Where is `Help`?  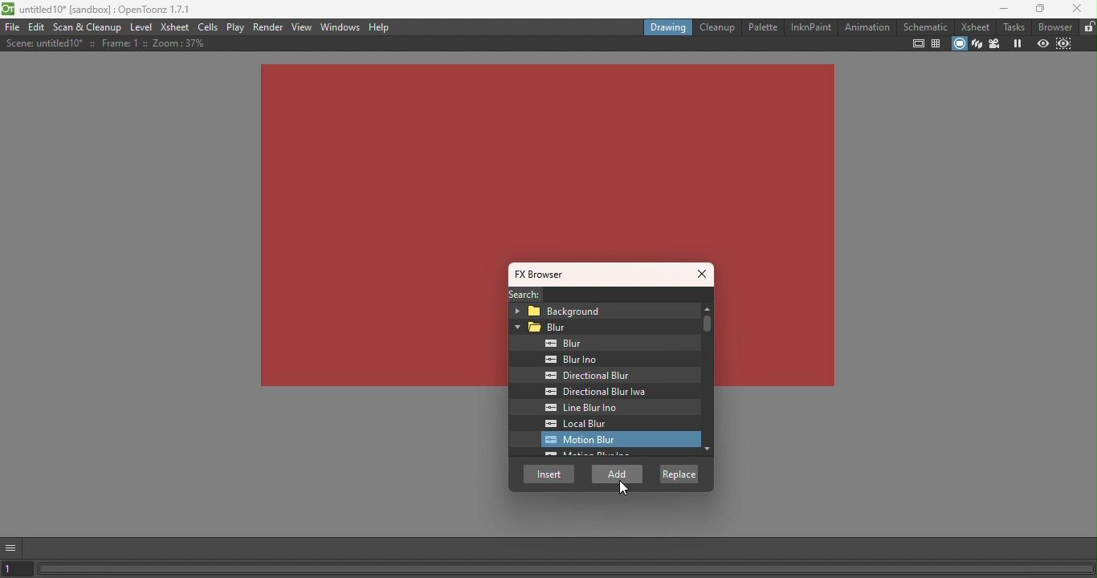
Help is located at coordinates (379, 27).